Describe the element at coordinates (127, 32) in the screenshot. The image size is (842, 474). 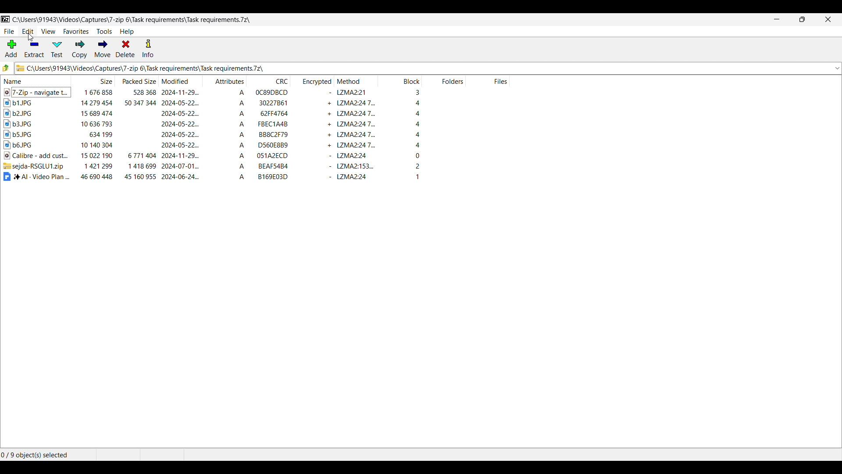
I see `Help menu` at that location.